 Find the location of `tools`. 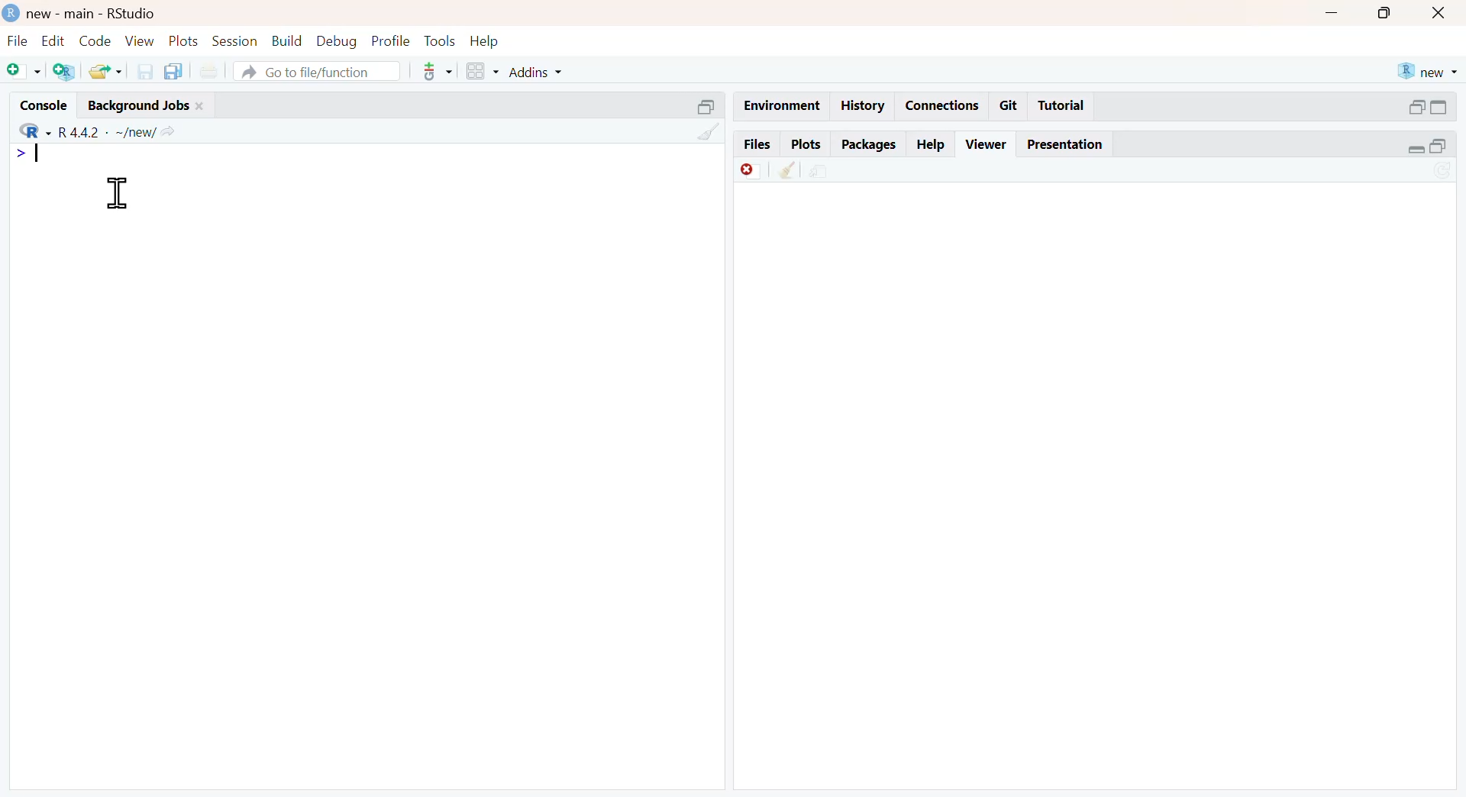

tools is located at coordinates (438, 71).